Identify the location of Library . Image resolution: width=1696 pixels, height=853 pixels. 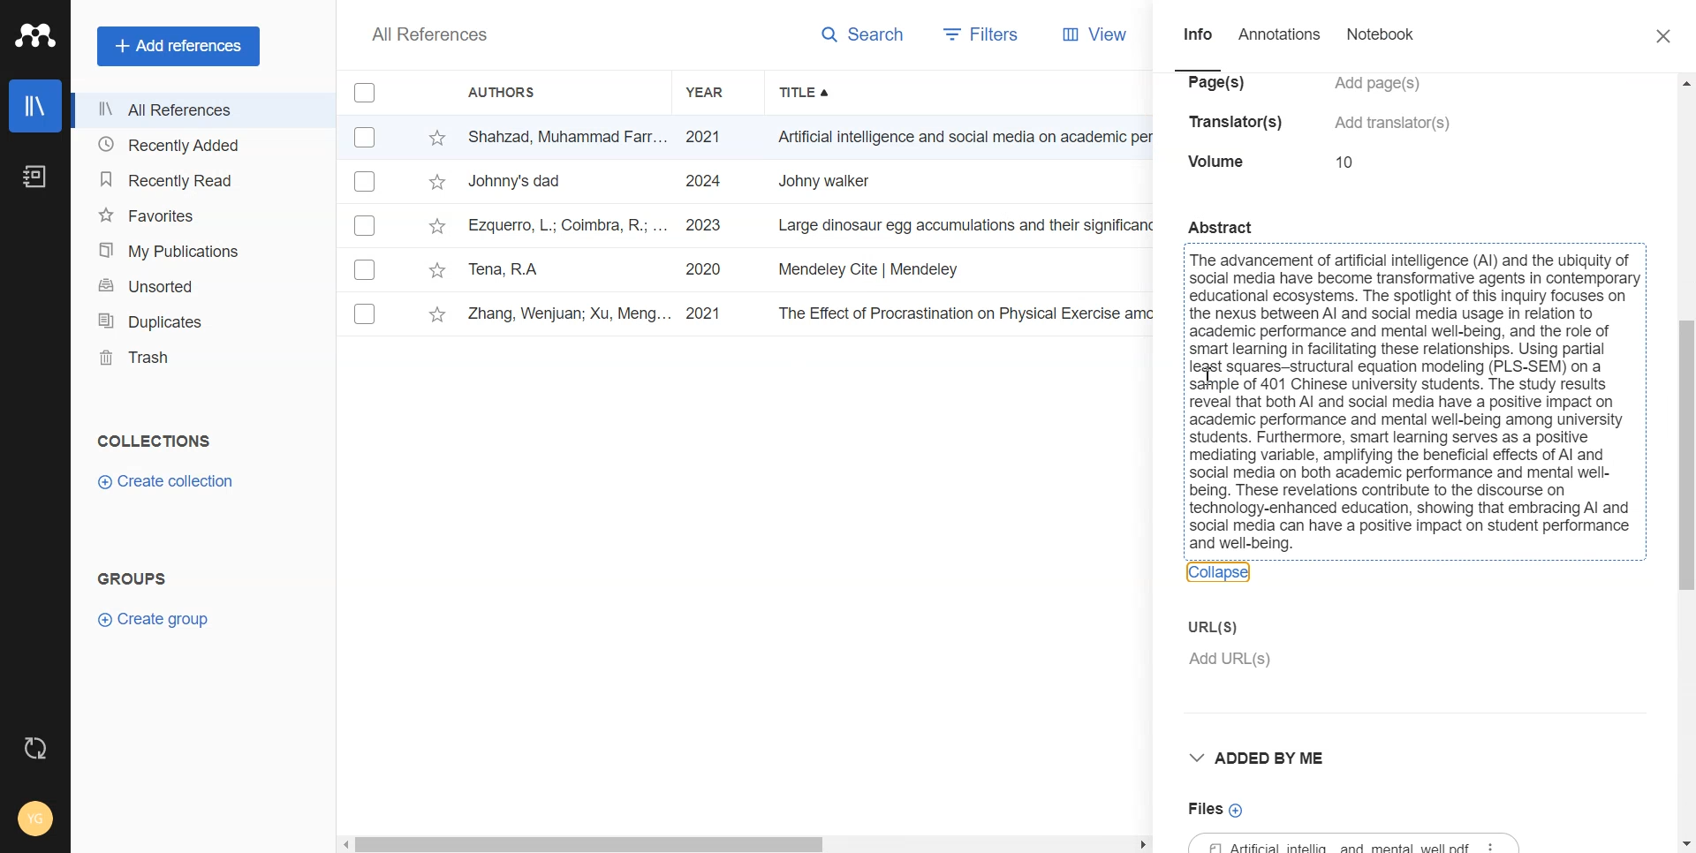
(35, 106).